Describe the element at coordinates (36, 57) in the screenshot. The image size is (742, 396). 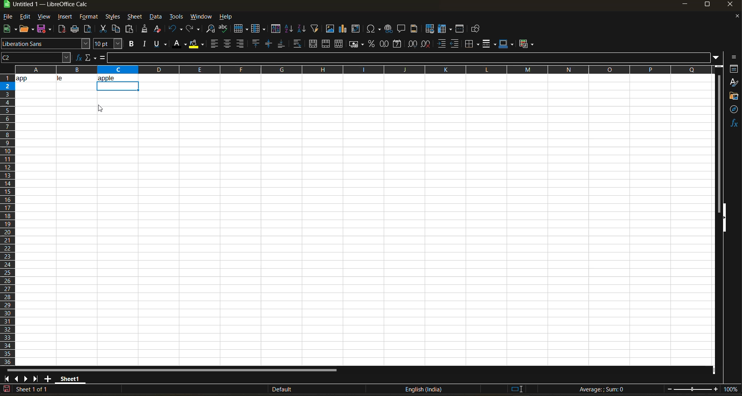
I see `cell address` at that location.